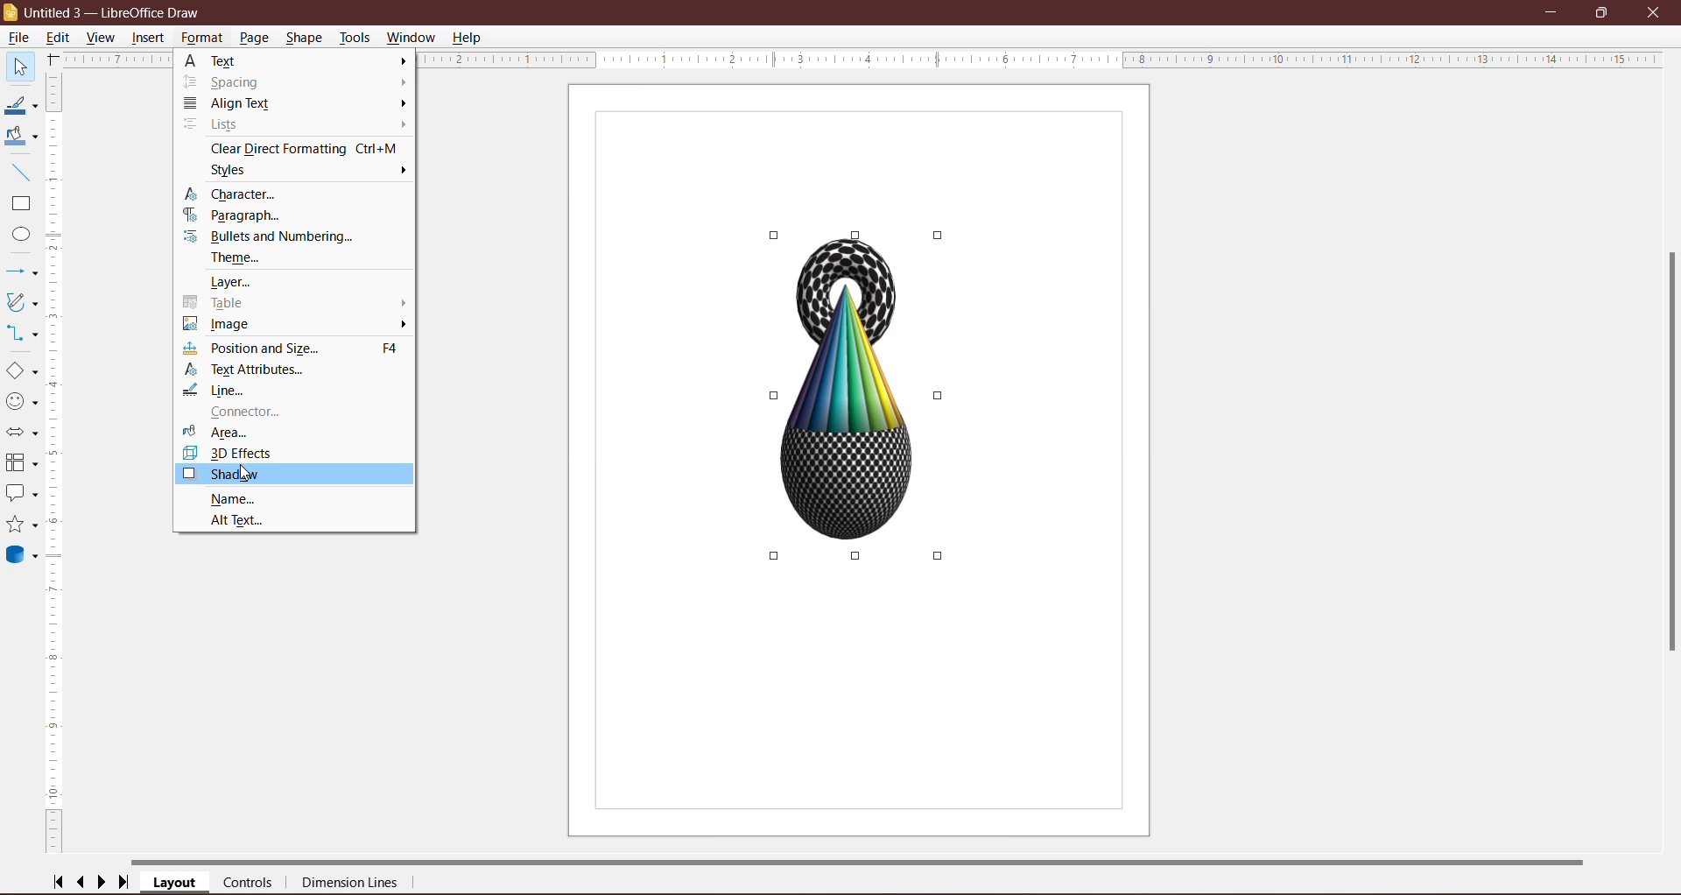  What do you see at coordinates (20, 204) in the screenshot?
I see `Rectangle` at bounding box center [20, 204].